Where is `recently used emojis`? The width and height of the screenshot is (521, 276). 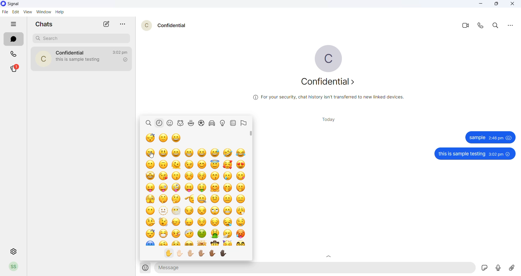 recently used emojis is located at coordinates (160, 123).